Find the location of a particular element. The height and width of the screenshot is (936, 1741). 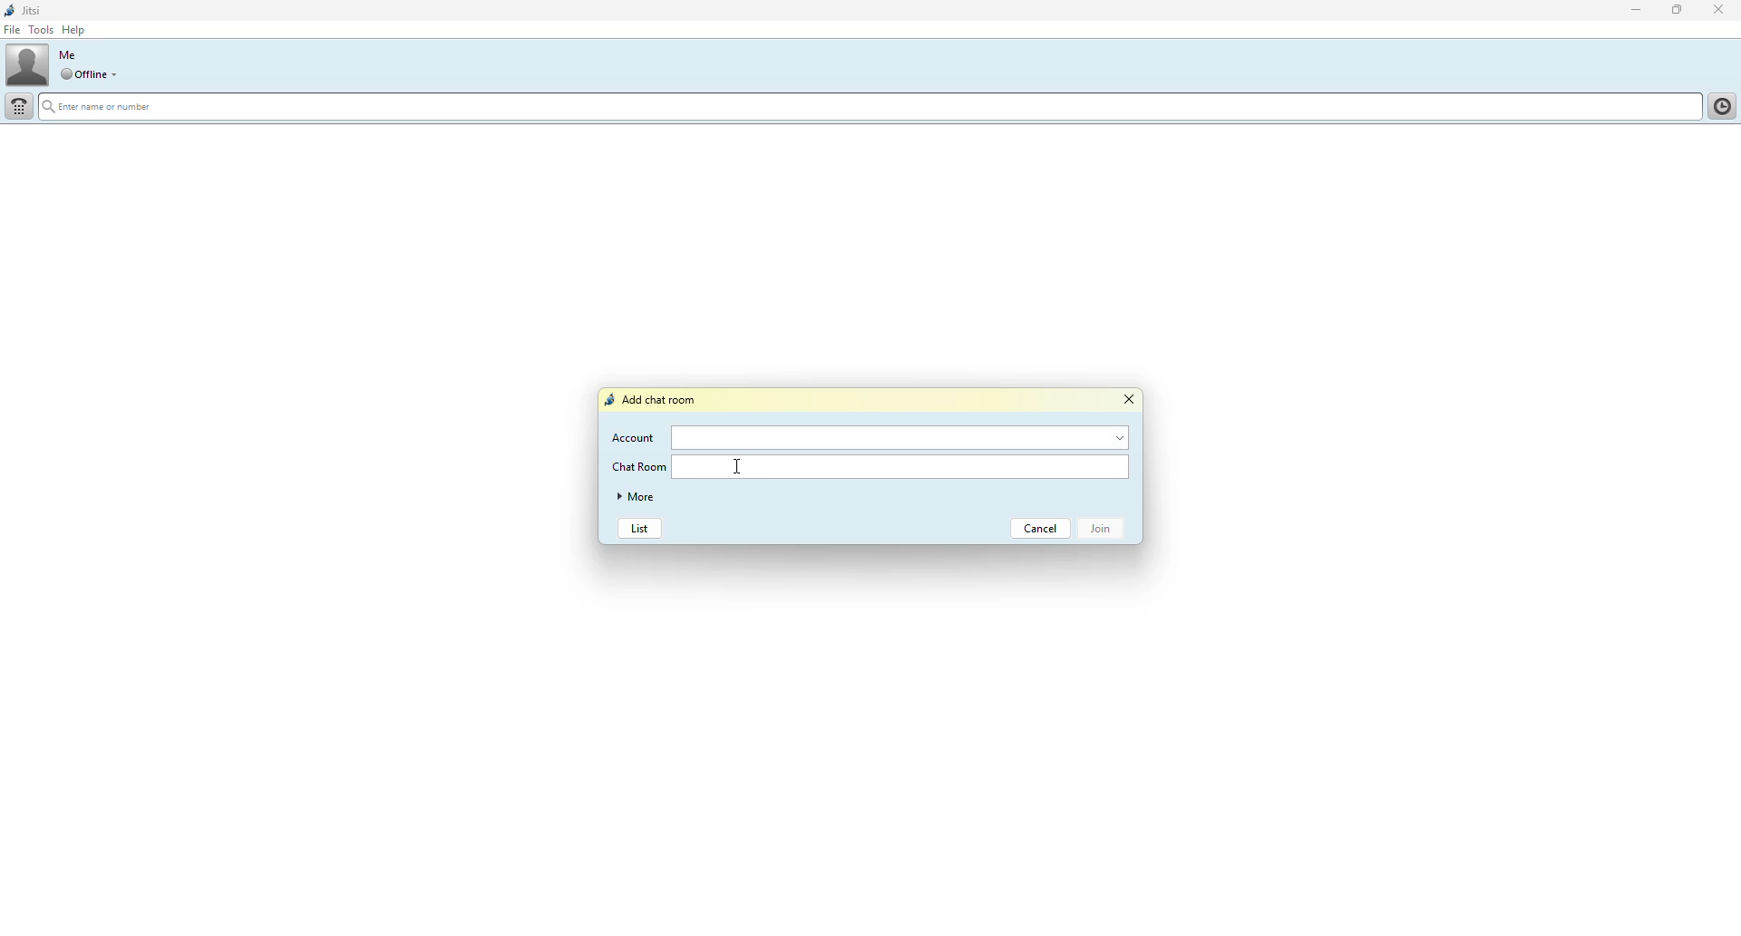

more is located at coordinates (637, 498).